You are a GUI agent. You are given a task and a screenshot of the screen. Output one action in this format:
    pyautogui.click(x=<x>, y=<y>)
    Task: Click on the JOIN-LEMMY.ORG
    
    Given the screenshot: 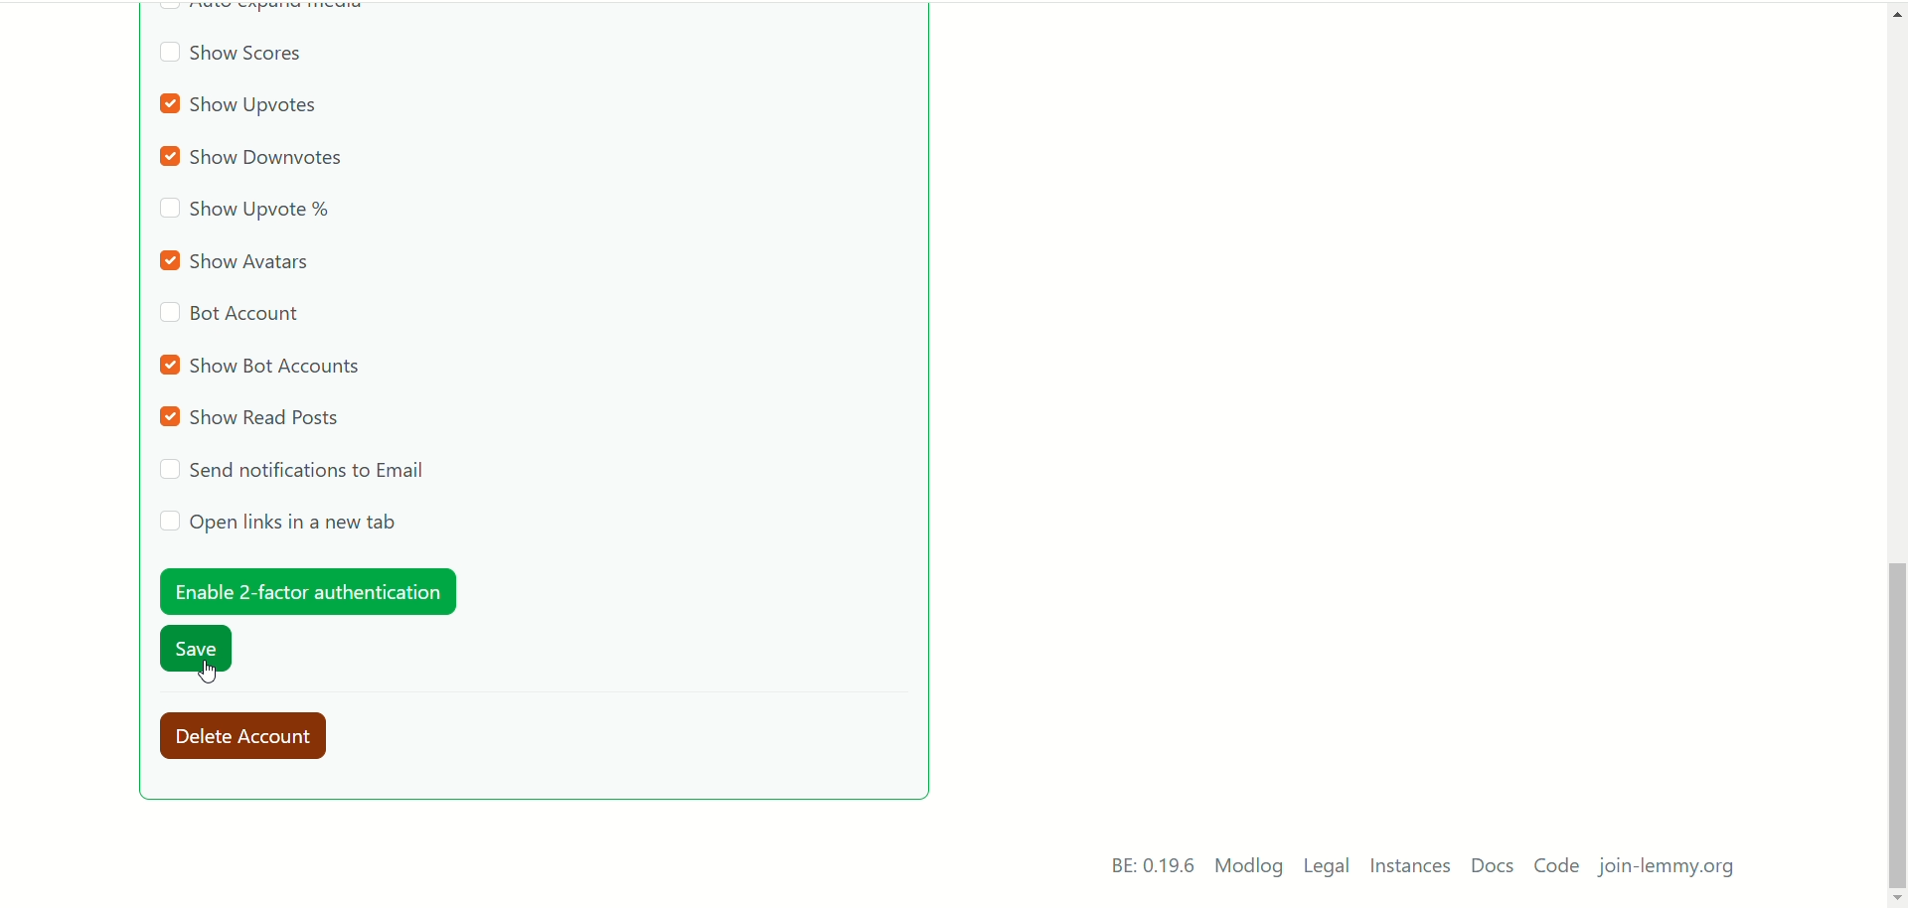 What is the action you would take?
    pyautogui.click(x=1673, y=870)
    